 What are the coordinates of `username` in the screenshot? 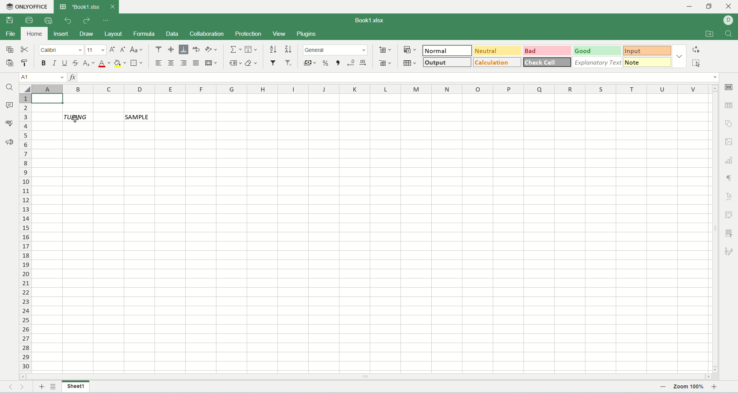 It's located at (728, 20).